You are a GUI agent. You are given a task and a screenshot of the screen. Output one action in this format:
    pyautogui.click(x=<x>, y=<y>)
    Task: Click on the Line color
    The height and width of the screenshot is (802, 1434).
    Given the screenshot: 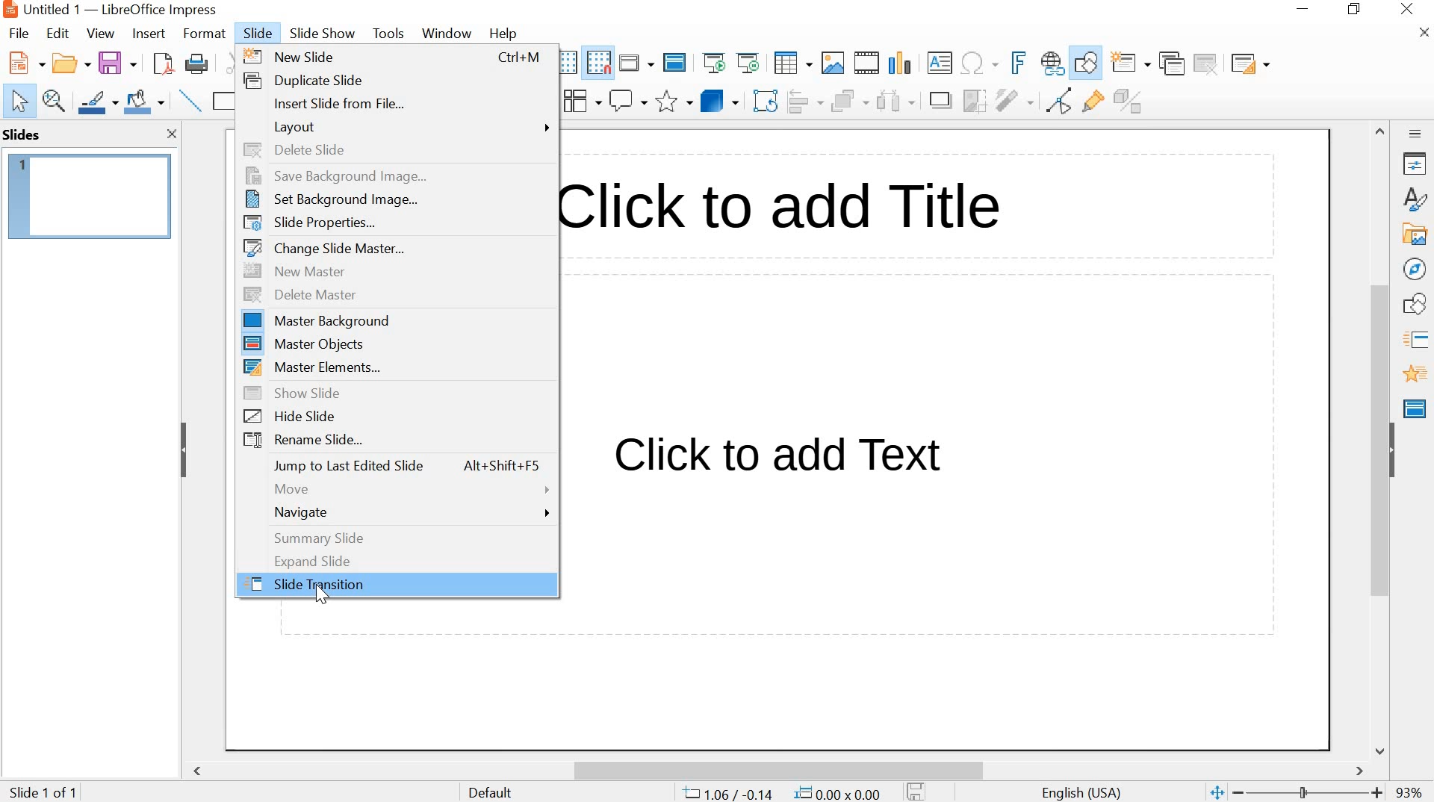 What is the action you would take?
    pyautogui.click(x=98, y=102)
    